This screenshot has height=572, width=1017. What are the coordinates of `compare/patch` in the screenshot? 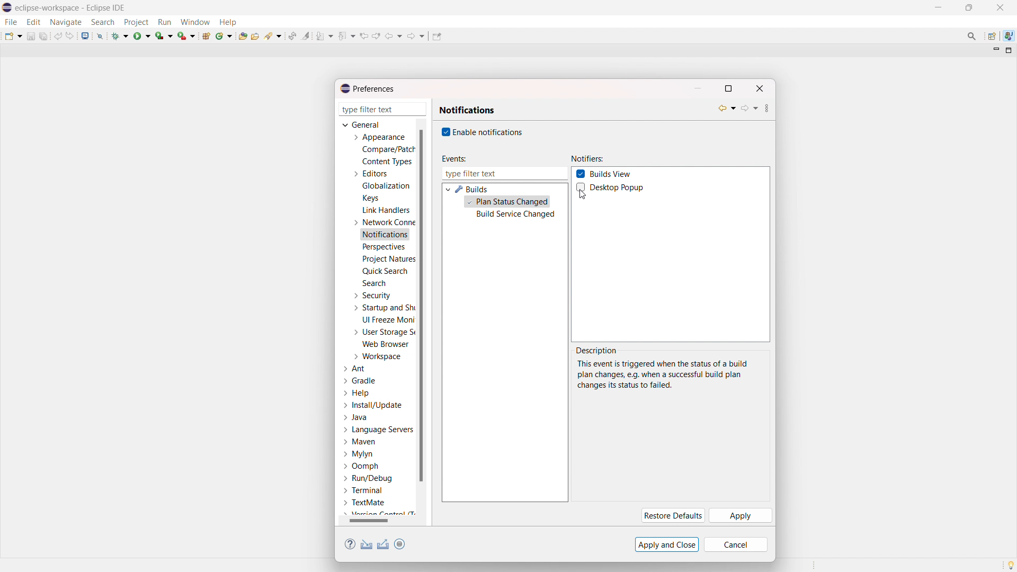 It's located at (386, 150).